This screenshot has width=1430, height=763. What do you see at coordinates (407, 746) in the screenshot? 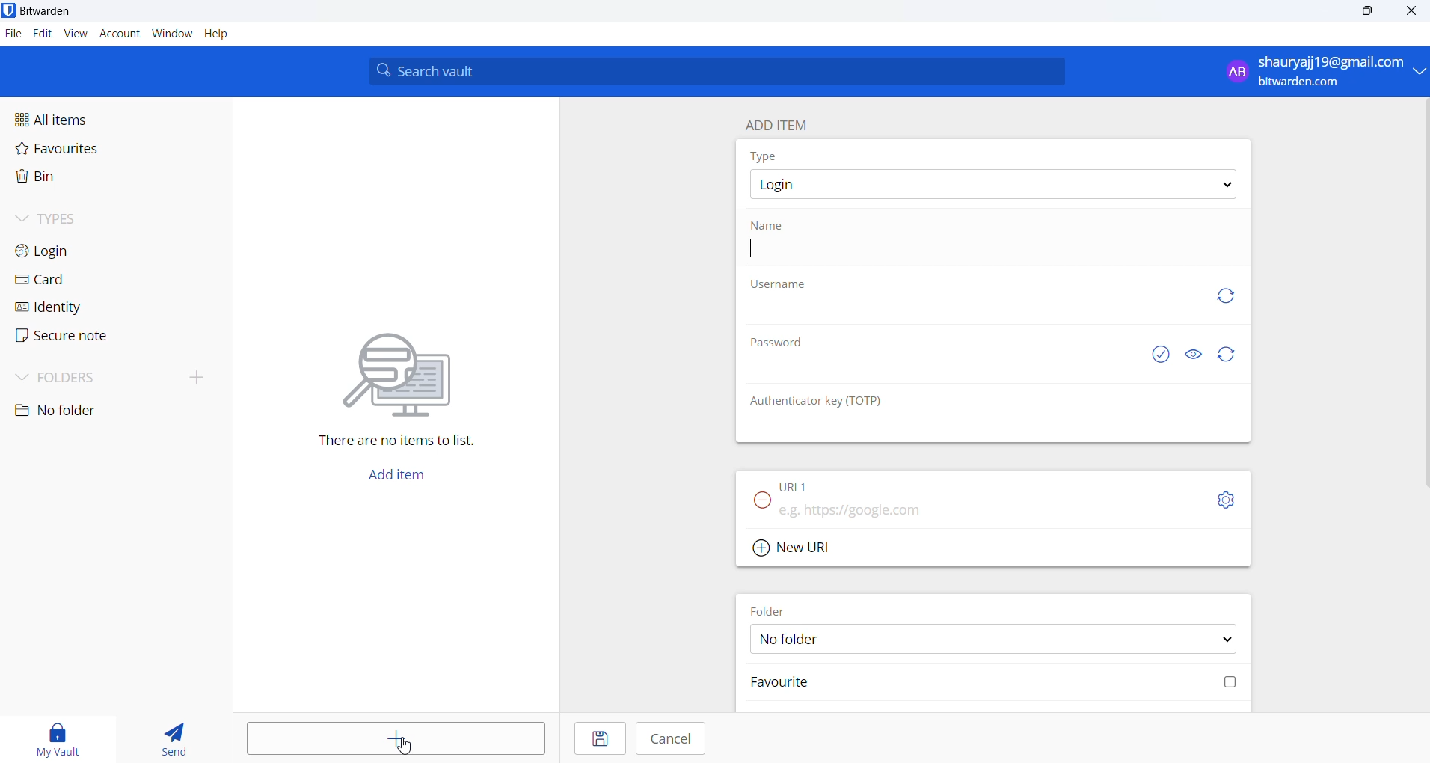
I see `cursor` at bounding box center [407, 746].